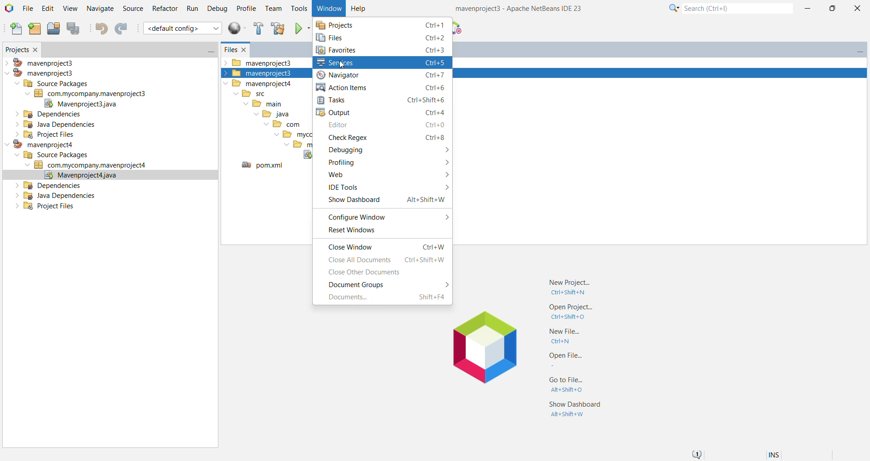 The image size is (870, 461). Describe the element at coordinates (387, 150) in the screenshot. I see `Debugging` at that location.